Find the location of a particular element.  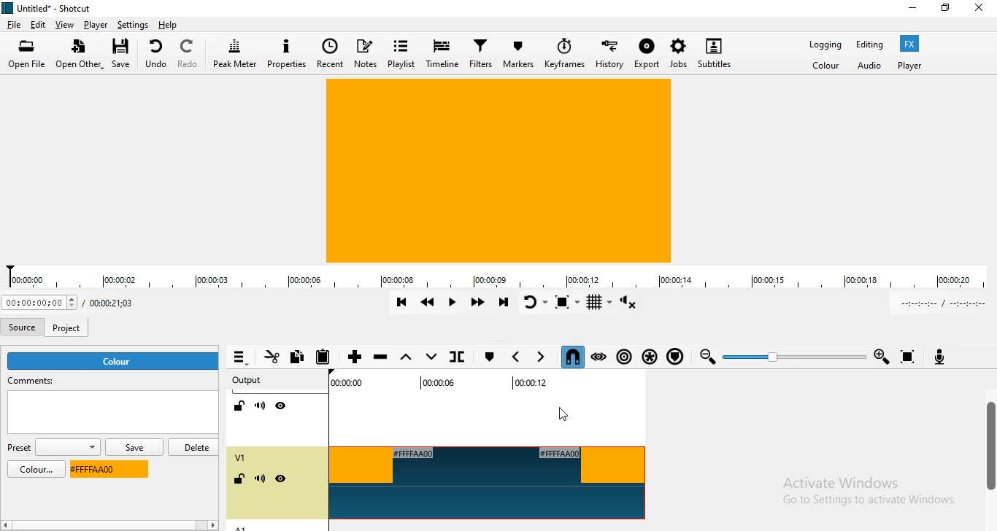

Zoom timeline to fit is located at coordinates (907, 357).